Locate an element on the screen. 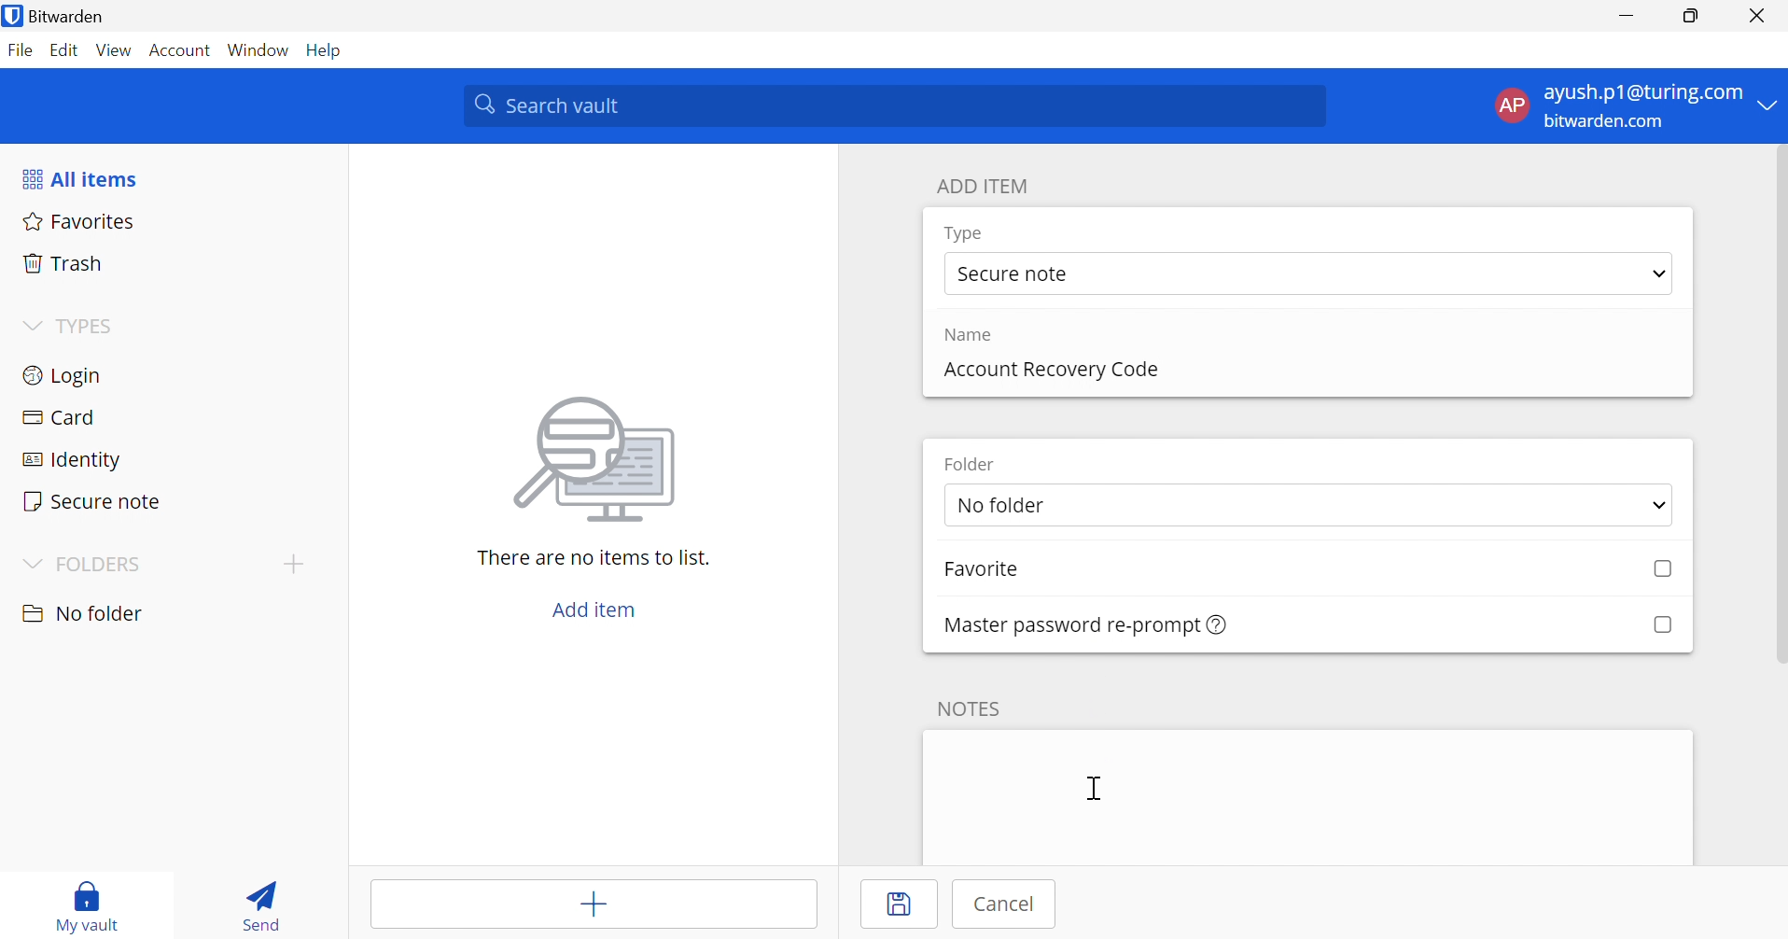 The width and height of the screenshot is (1788, 939). FOLDERS is located at coordinates (105, 564).